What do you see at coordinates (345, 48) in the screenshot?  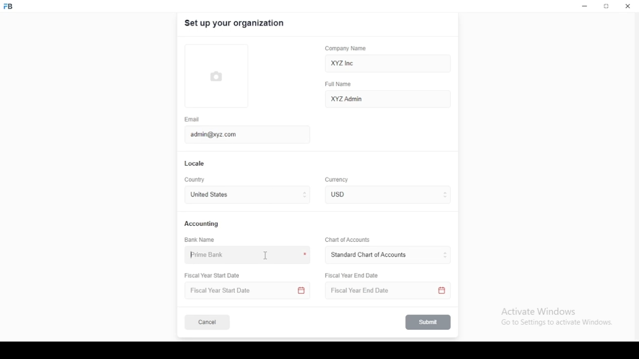 I see `company name` at bounding box center [345, 48].